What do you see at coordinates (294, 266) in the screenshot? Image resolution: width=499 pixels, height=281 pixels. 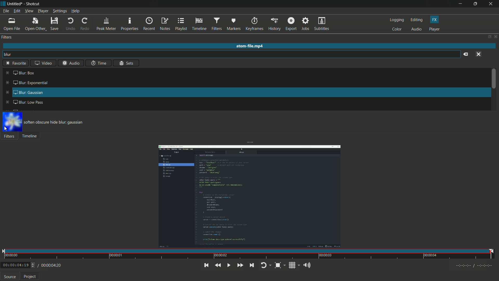 I see `toggle grid display` at bounding box center [294, 266].